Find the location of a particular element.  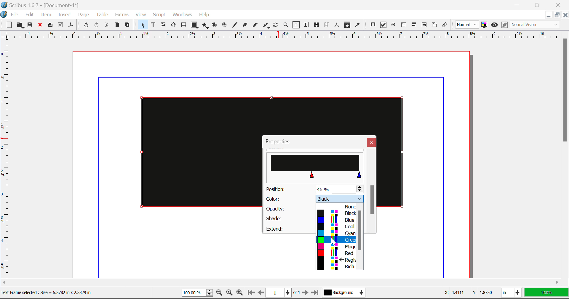

Arcs is located at coordinates (215, 26).